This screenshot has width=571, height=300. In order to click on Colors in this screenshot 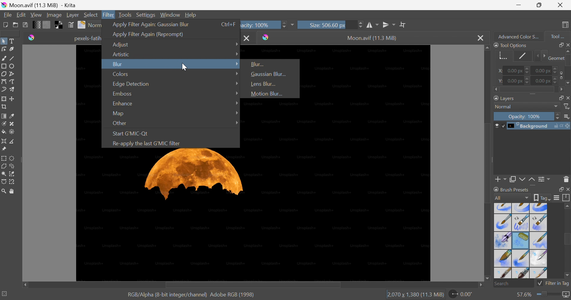, I will do `click(121, 74)`.